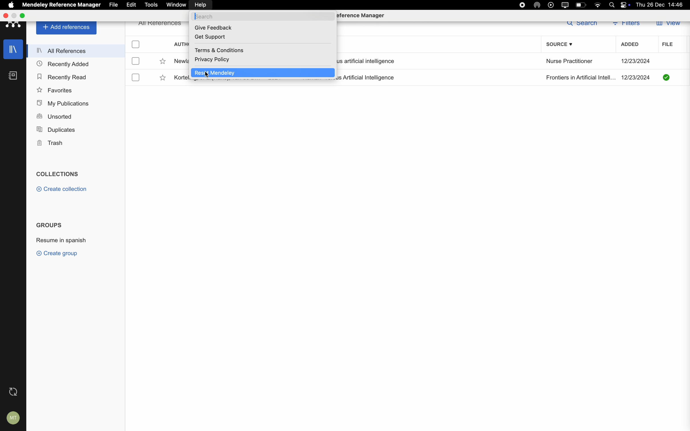 The height and width of the screenshot is (431, 690). I want to click on recently read, so click(62, 76).